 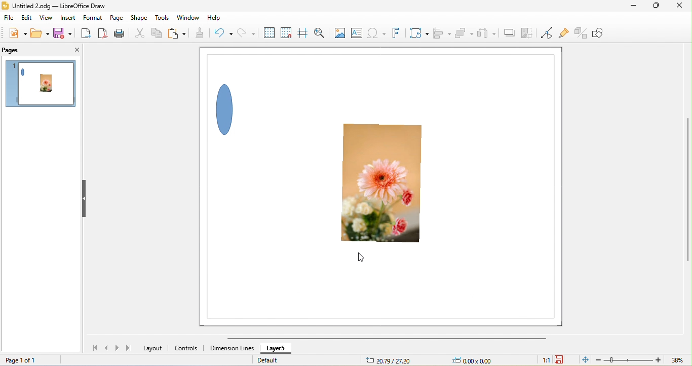 What do you see at coordinates (598, 359) in the screenshot?
I see `zoom out` at bounding box center [598, 359].